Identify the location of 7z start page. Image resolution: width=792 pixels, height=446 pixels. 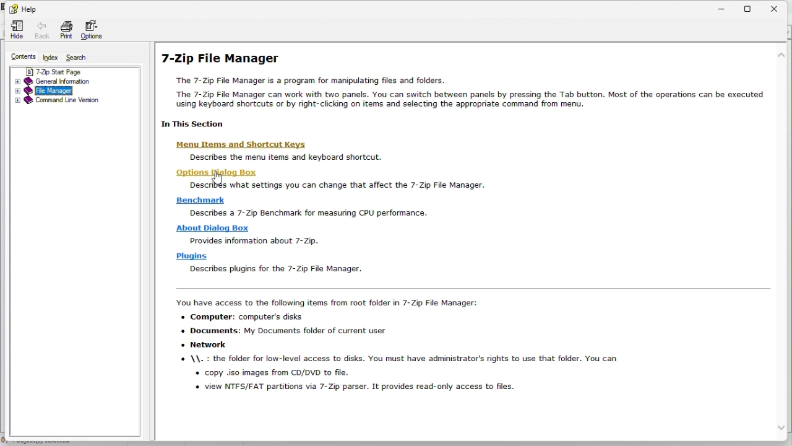
(64, 72).